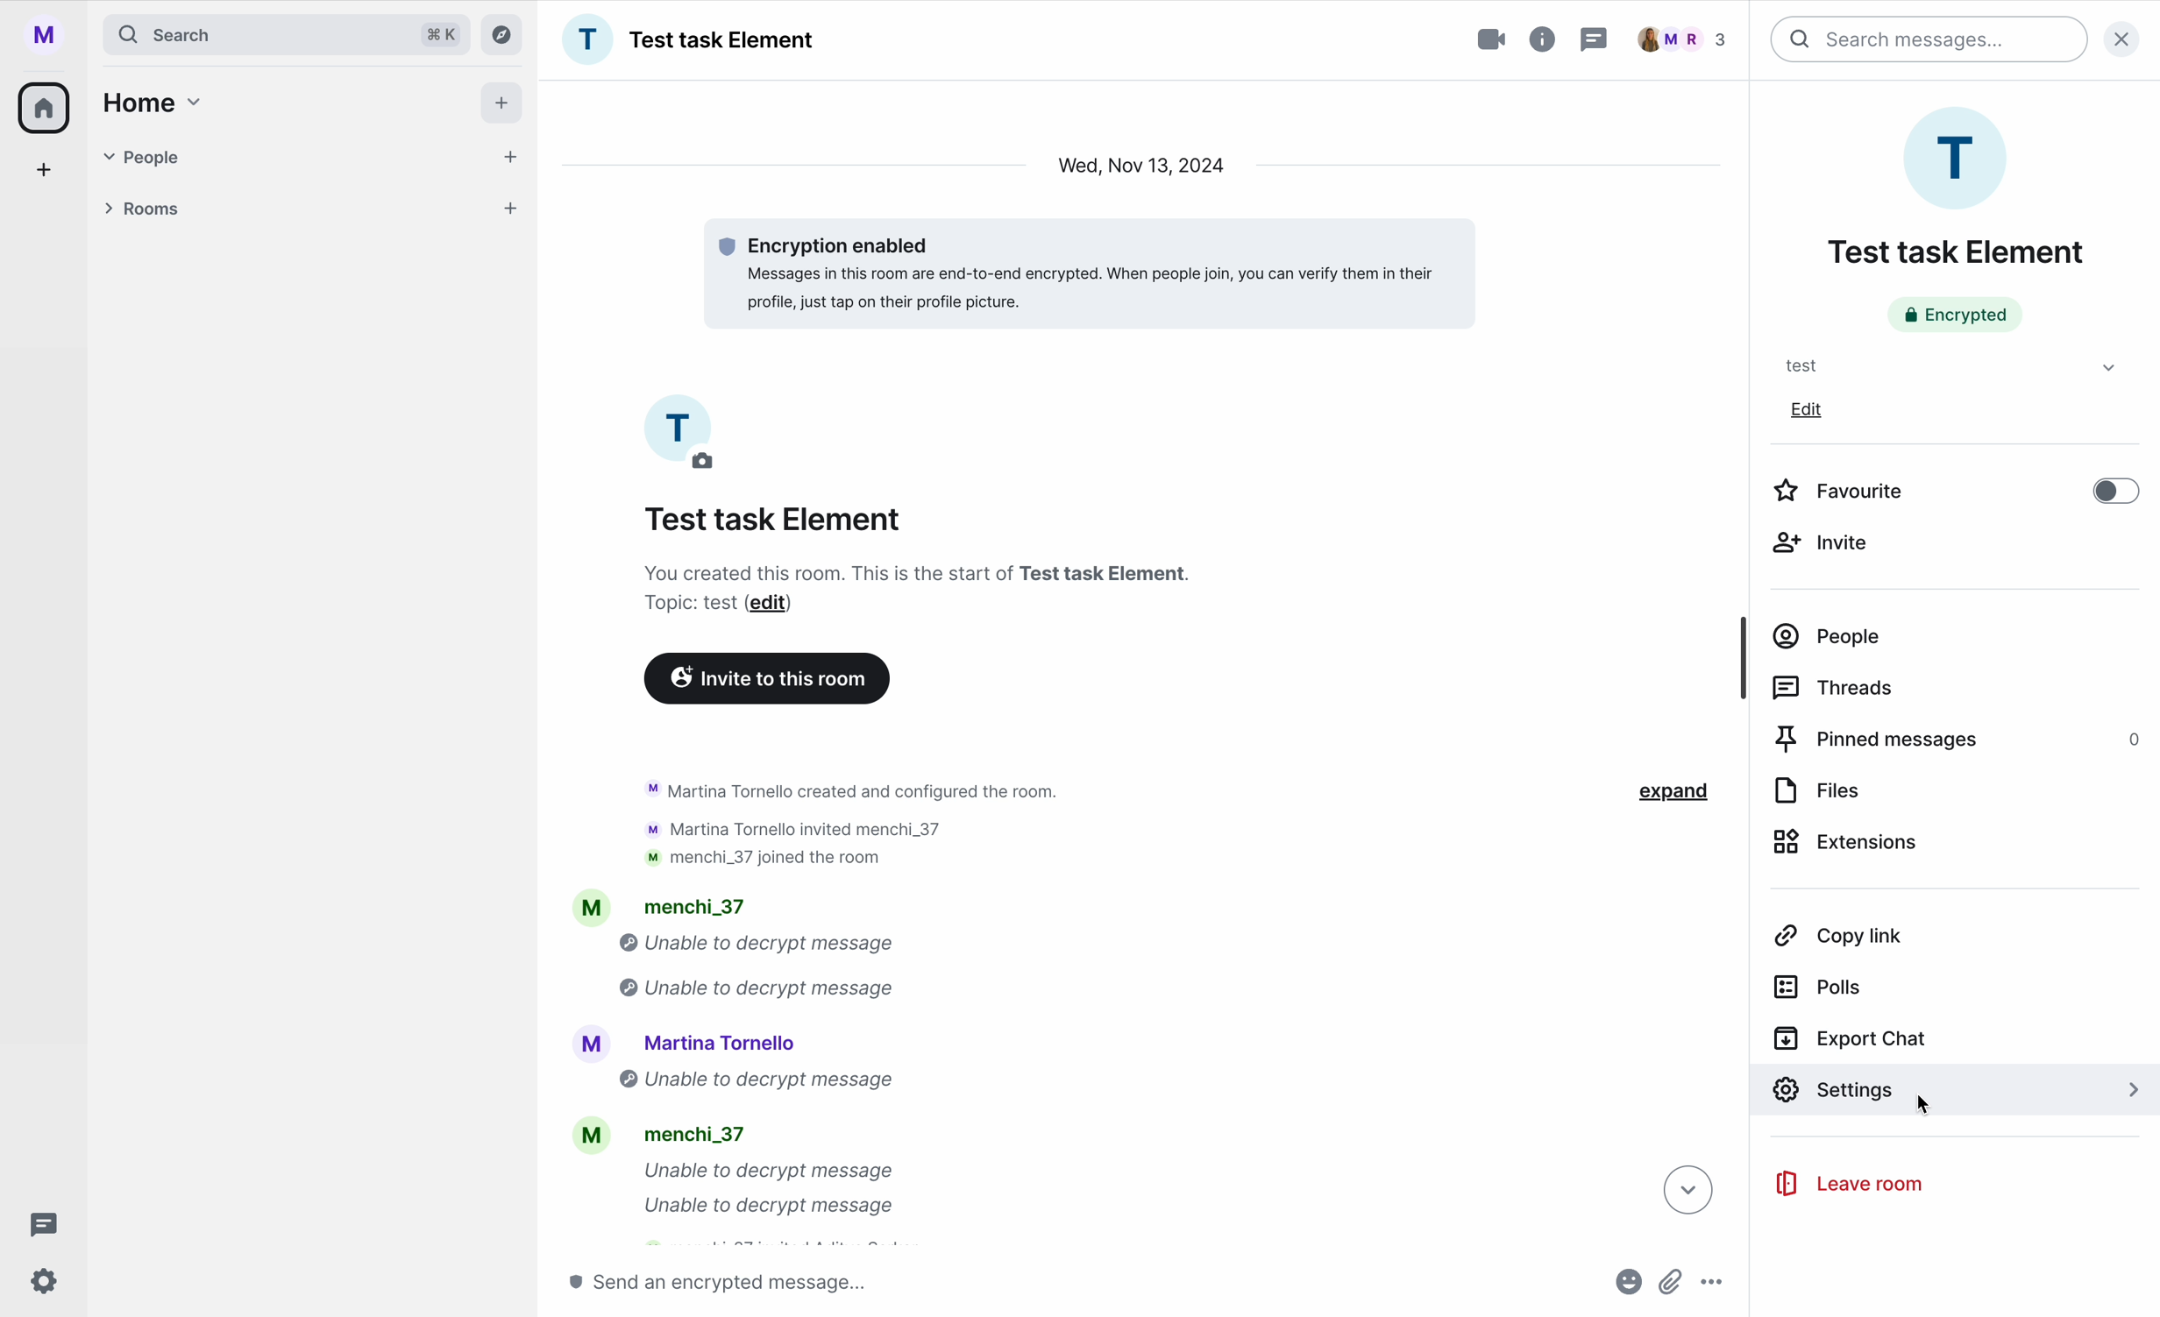 The height and width of the screenshot is (1317, 2160). What do you see at coordinates (1830, 637) in the screenshot?
I see `people` at bounding box center [1830, 637].